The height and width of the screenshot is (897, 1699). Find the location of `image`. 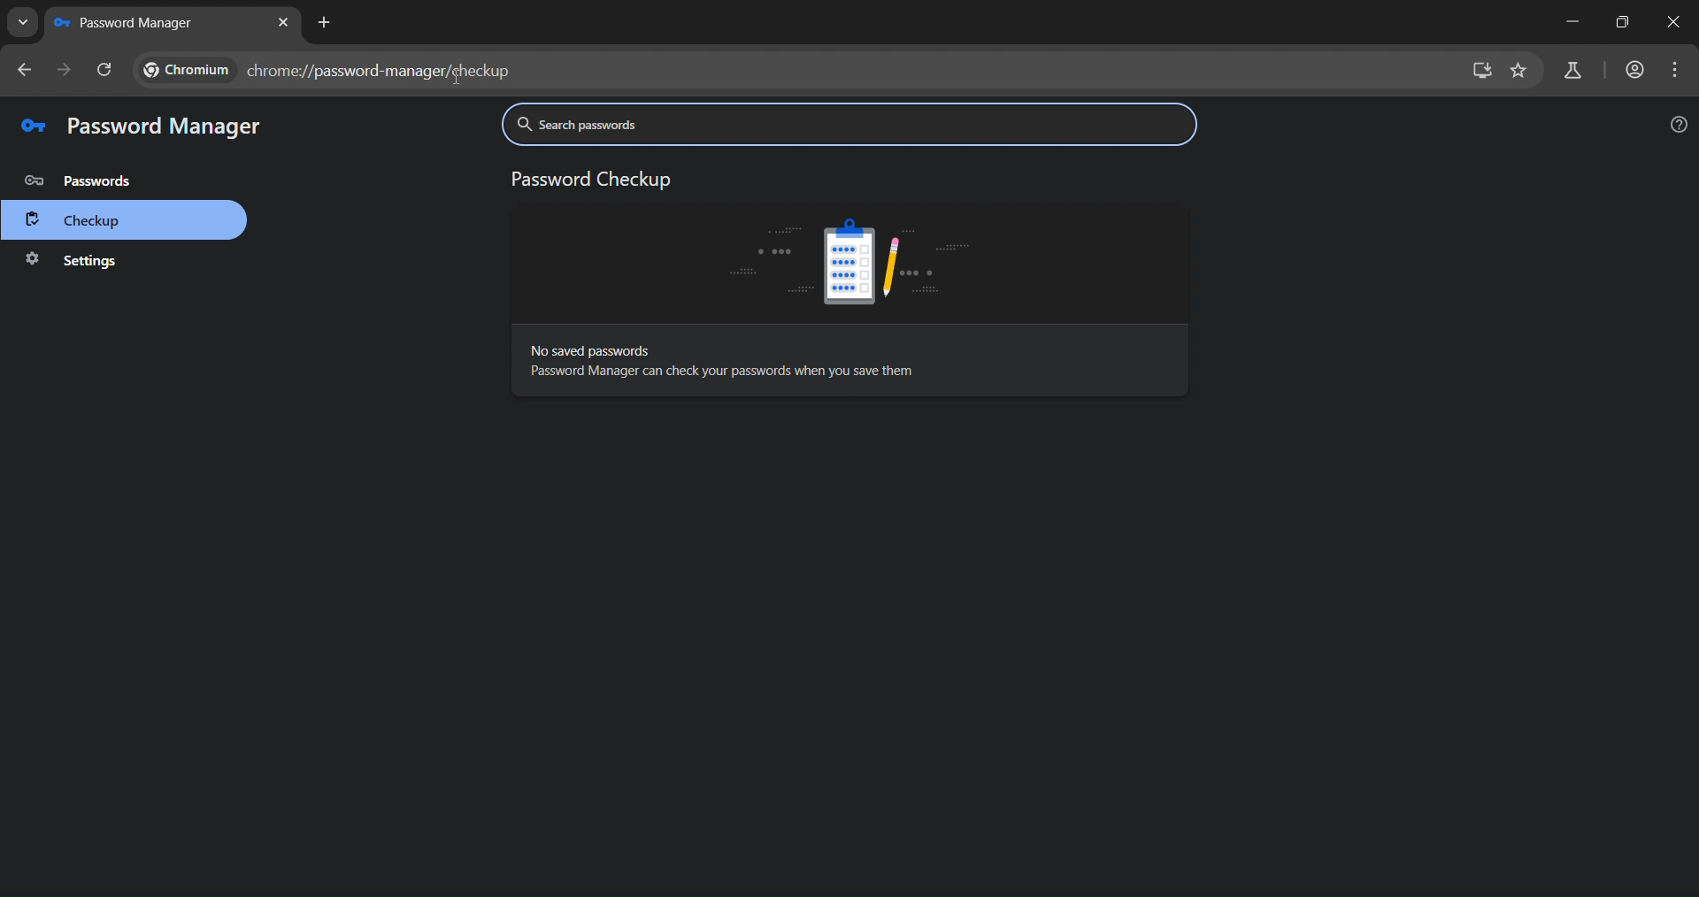

image is located at coordinates (851, 257).